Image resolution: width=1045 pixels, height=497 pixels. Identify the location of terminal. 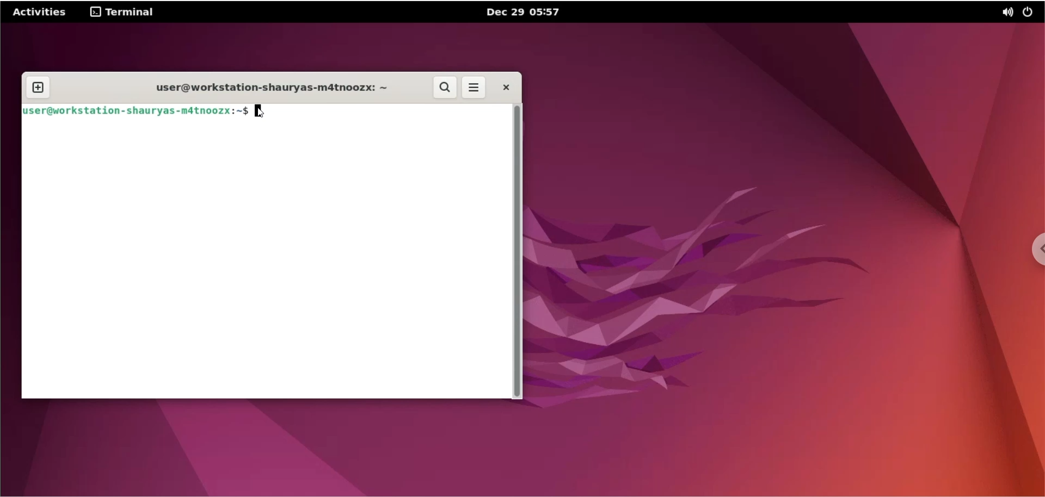
(124, 13).